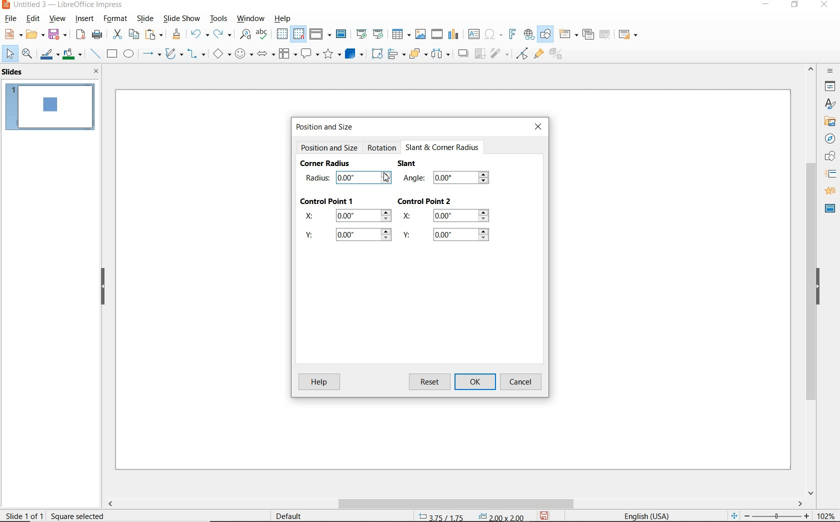 This screenshot has height=522, width=840. Describe the element at coordinates (811, 280) in the screenshot. I see `scrollbar` at that location.